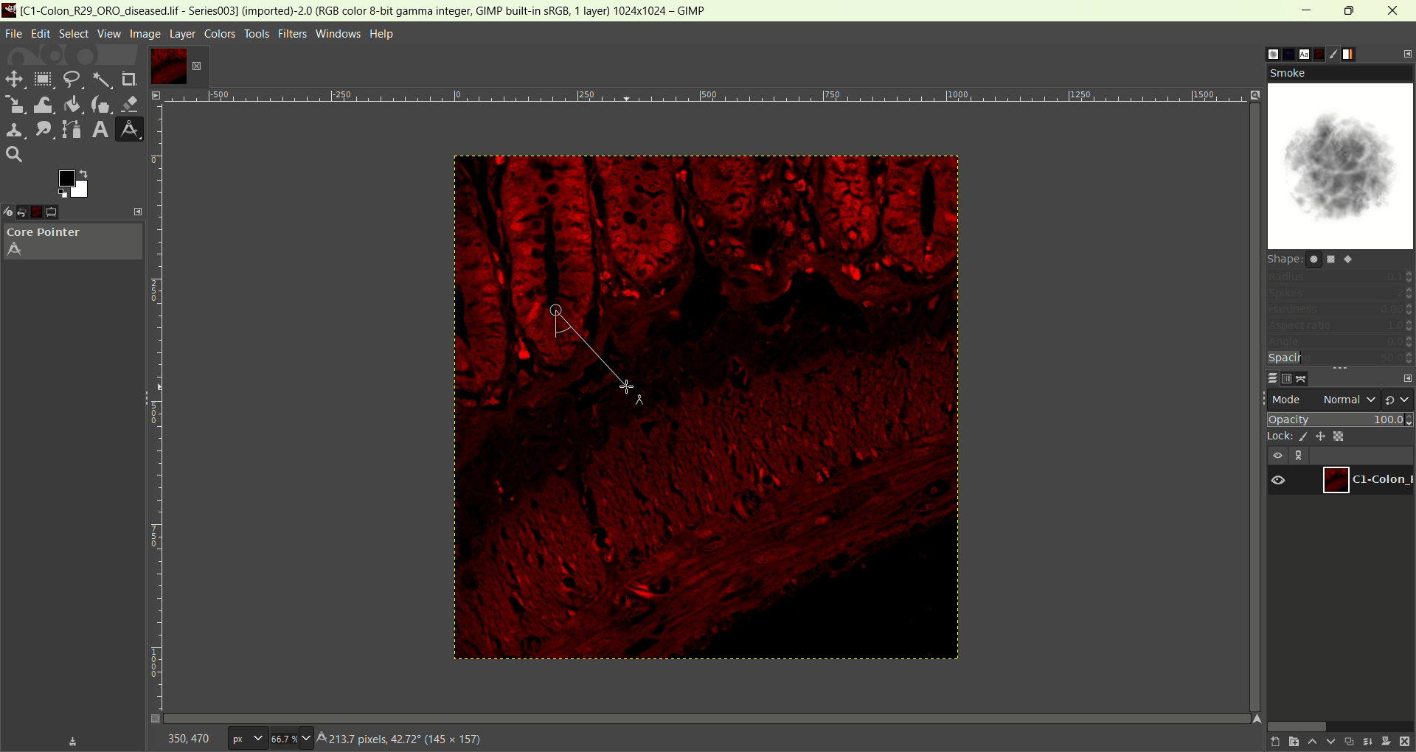 The image size is (1416, 752). I want to click on aspect ratio, so click(1341, 325).